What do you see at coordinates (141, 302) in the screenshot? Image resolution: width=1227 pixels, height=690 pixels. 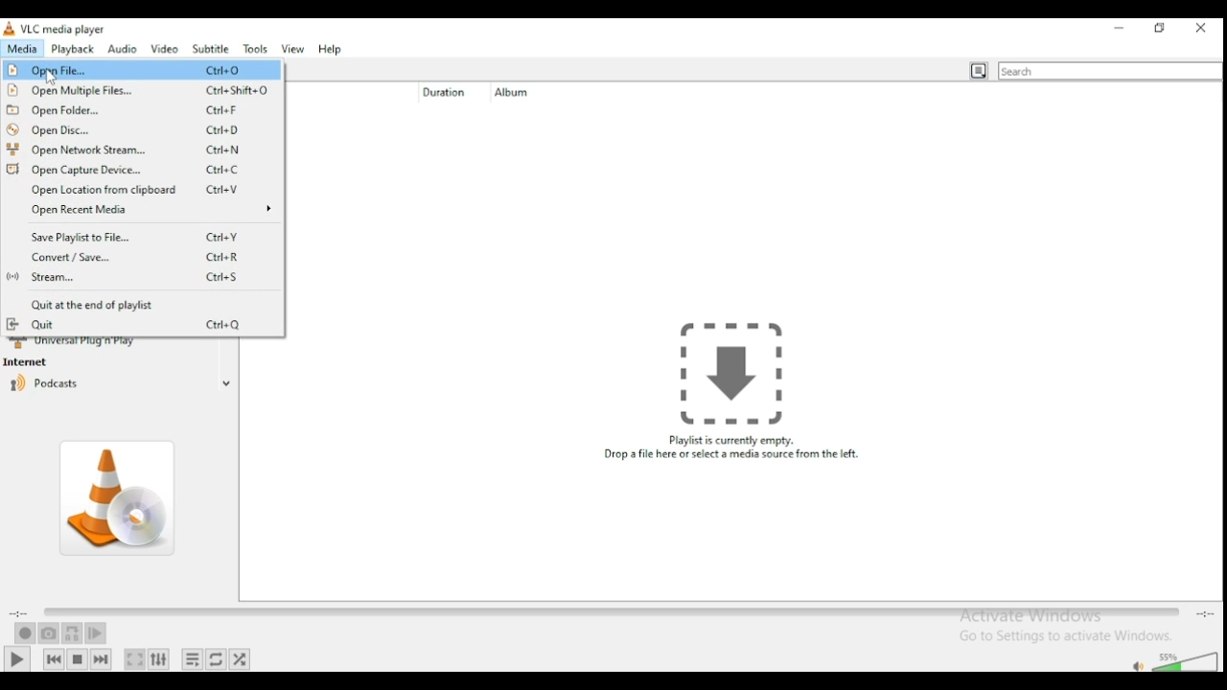 I see `quit at the end of the playlist` at bounding box center [141, 302].